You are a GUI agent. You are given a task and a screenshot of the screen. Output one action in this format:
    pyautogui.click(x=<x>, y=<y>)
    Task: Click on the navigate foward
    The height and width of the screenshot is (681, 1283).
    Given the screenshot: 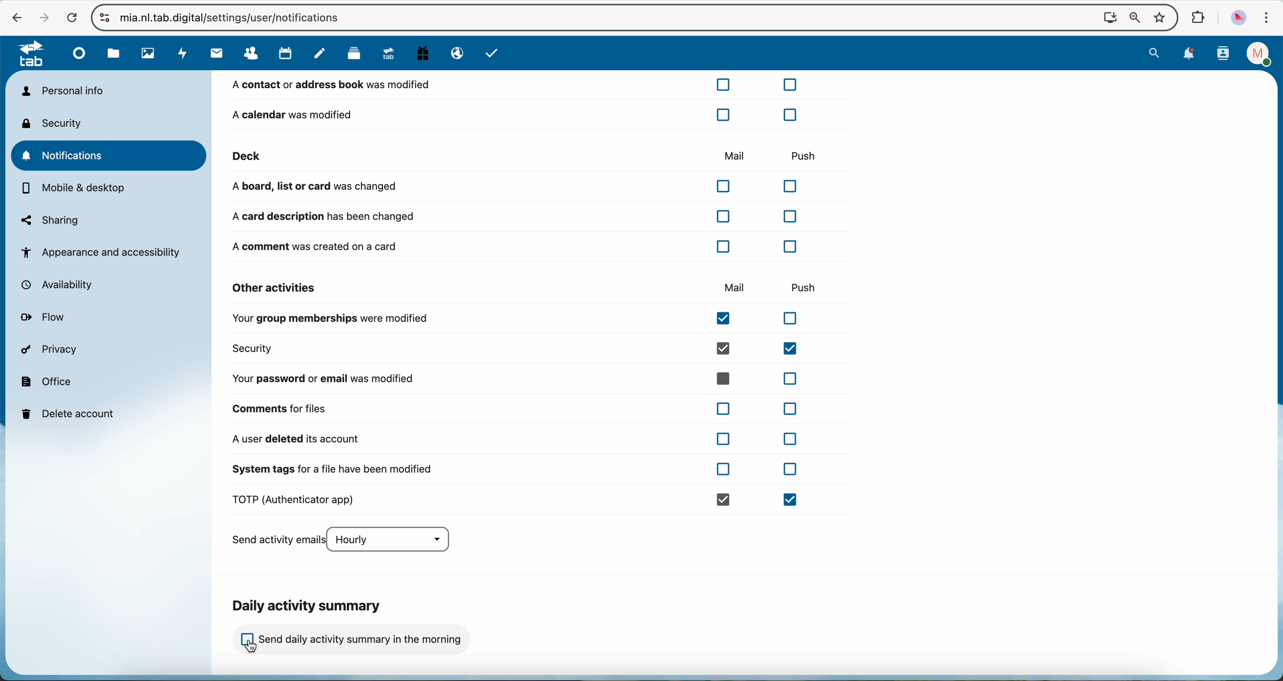 What is the action you would take?
    pyautogui.click(x=41, y=16)
    